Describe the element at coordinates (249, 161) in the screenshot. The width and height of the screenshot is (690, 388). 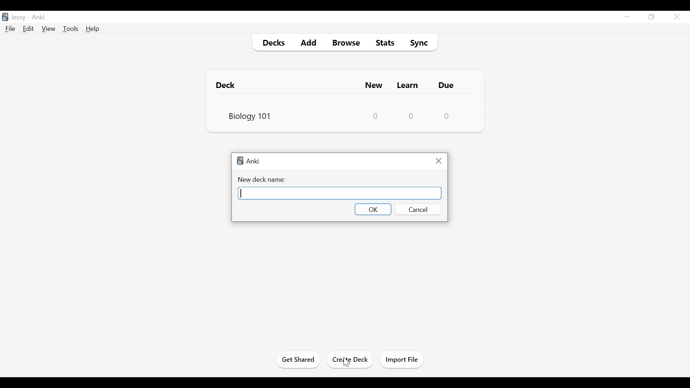
I see `Anki` at that location.